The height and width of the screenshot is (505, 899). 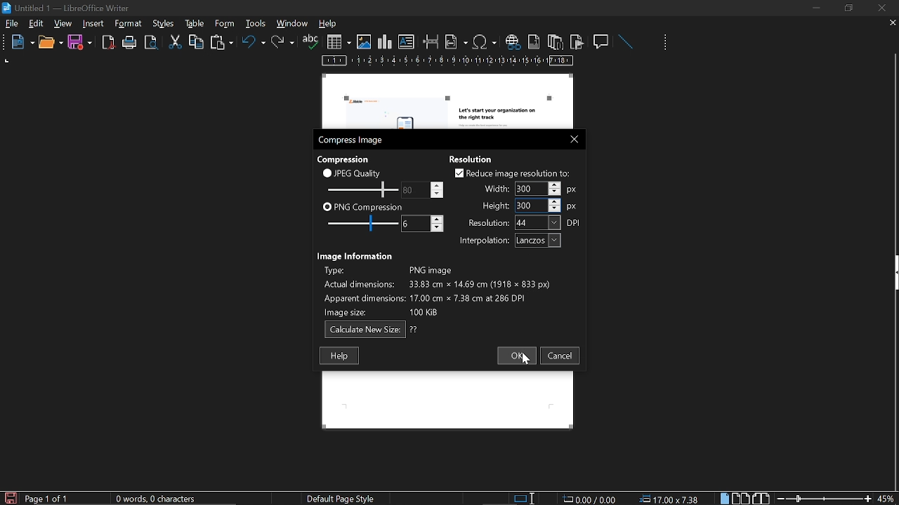 I want to click on undo, so click(x=254, y=44).